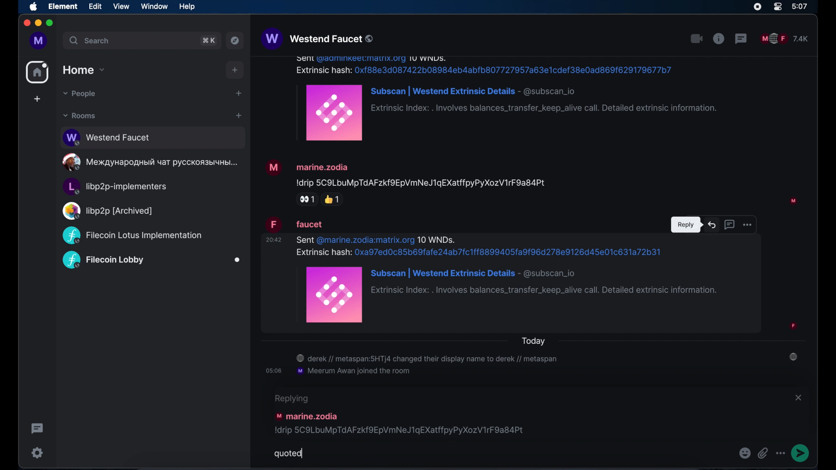  What do you see at coordinates (757, 7) in the screenshot?
I see `screen recorder icon` at bounding box center [757, 7].